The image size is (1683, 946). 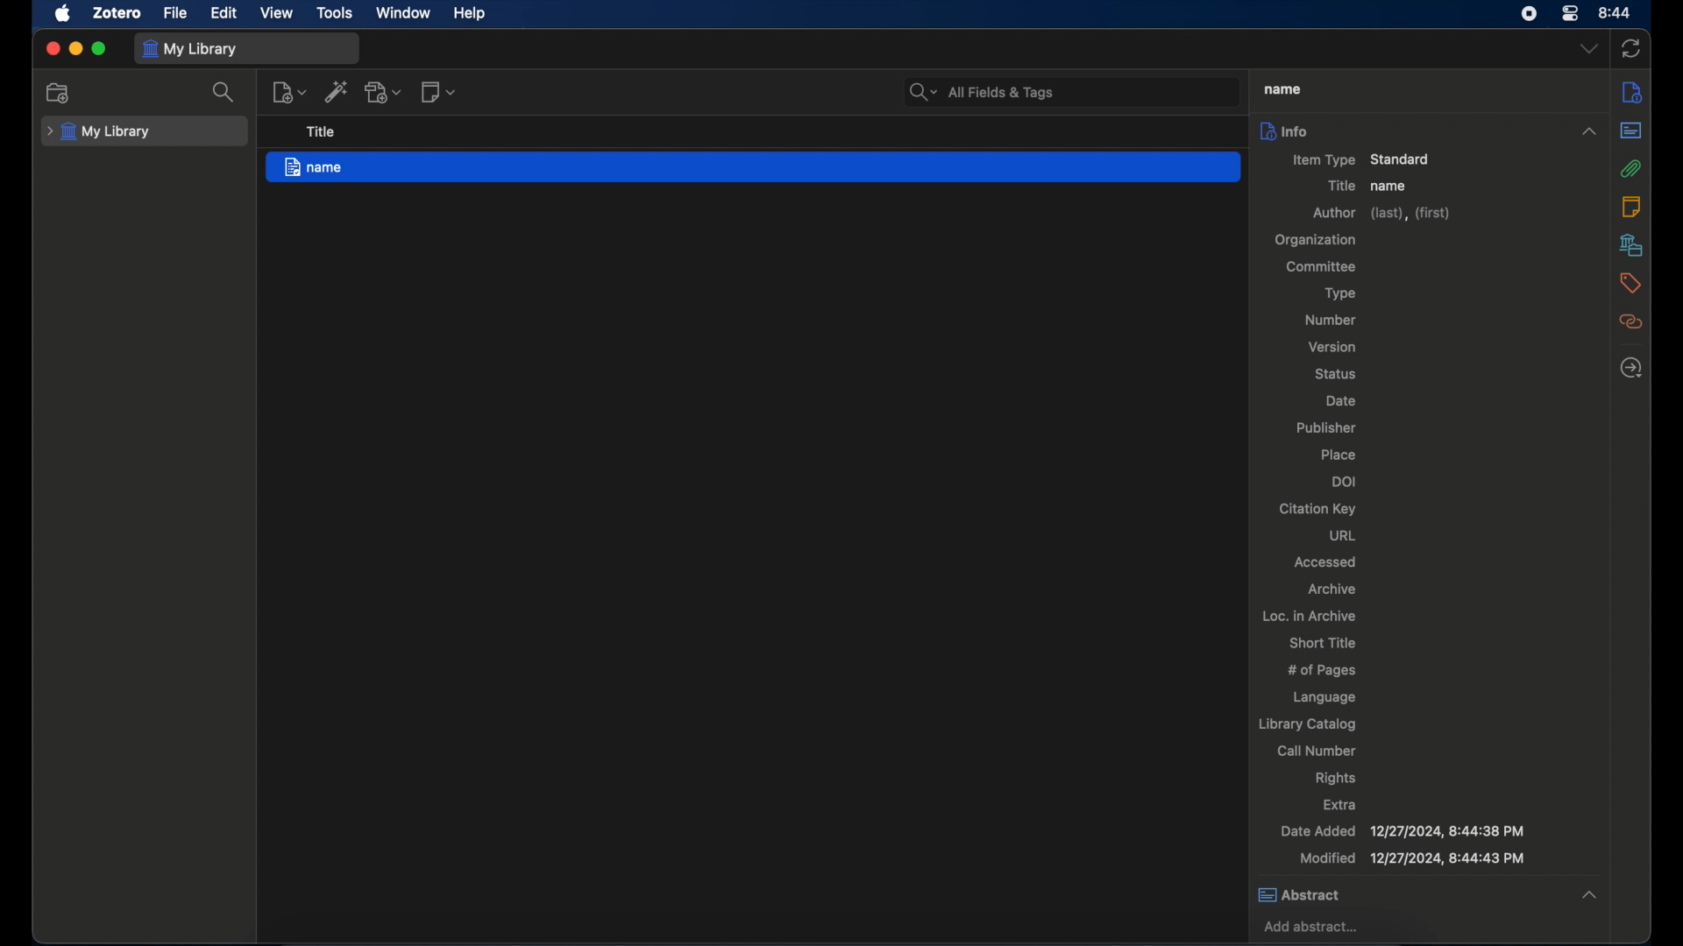 I want to click on library catalog, so click(x=1308, y=725).